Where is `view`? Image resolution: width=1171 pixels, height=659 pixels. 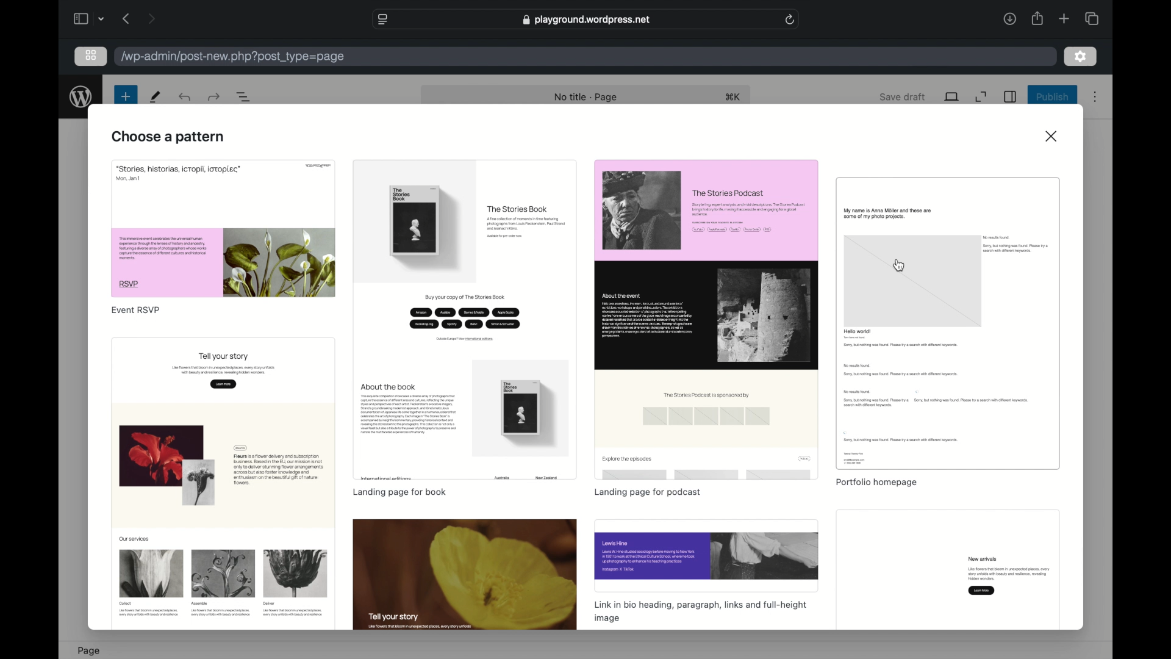
view is located at coordinates (952, 96).